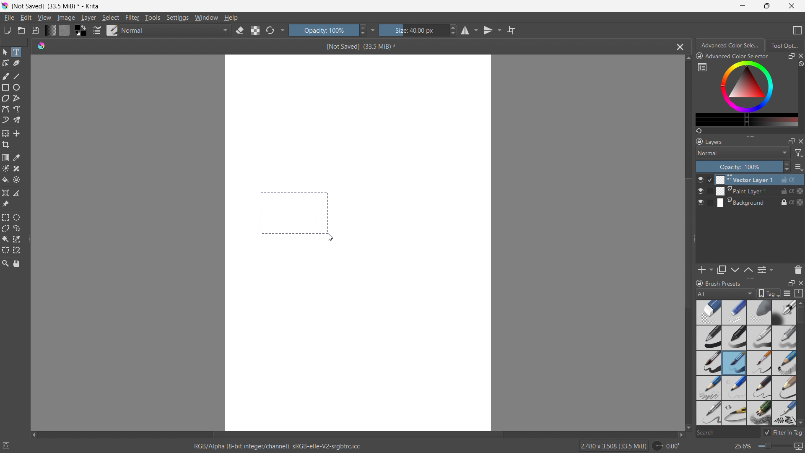  Describe the element at coordinates (688, 58) in the screenshot. I see `scroll up` at that location.